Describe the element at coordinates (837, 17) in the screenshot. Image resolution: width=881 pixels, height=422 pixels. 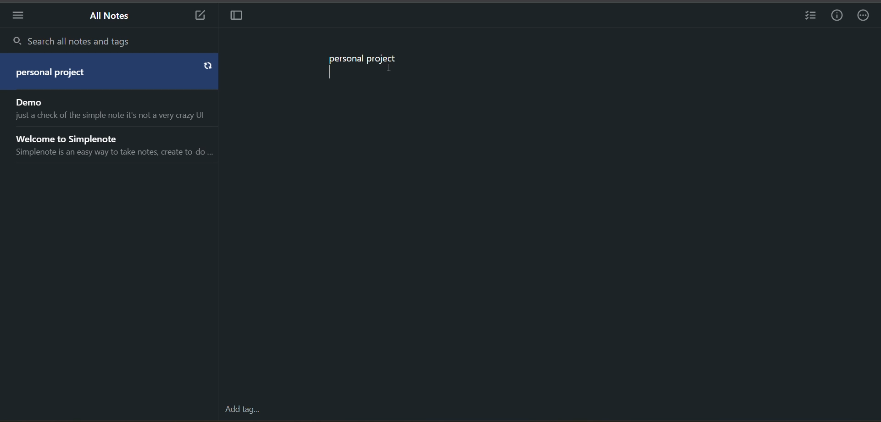
I see `info` at that location.